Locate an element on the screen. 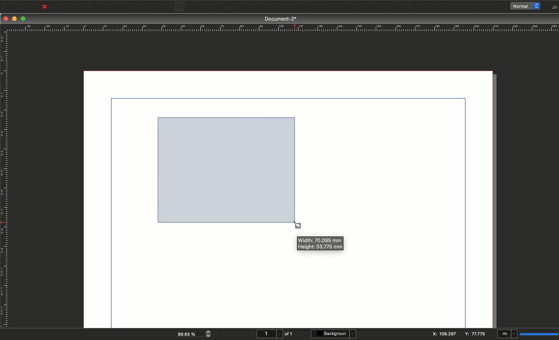 Image resolution: width=559 pixels, height=340 pixels. Zoom in or out is located at coordinates (309, 8).